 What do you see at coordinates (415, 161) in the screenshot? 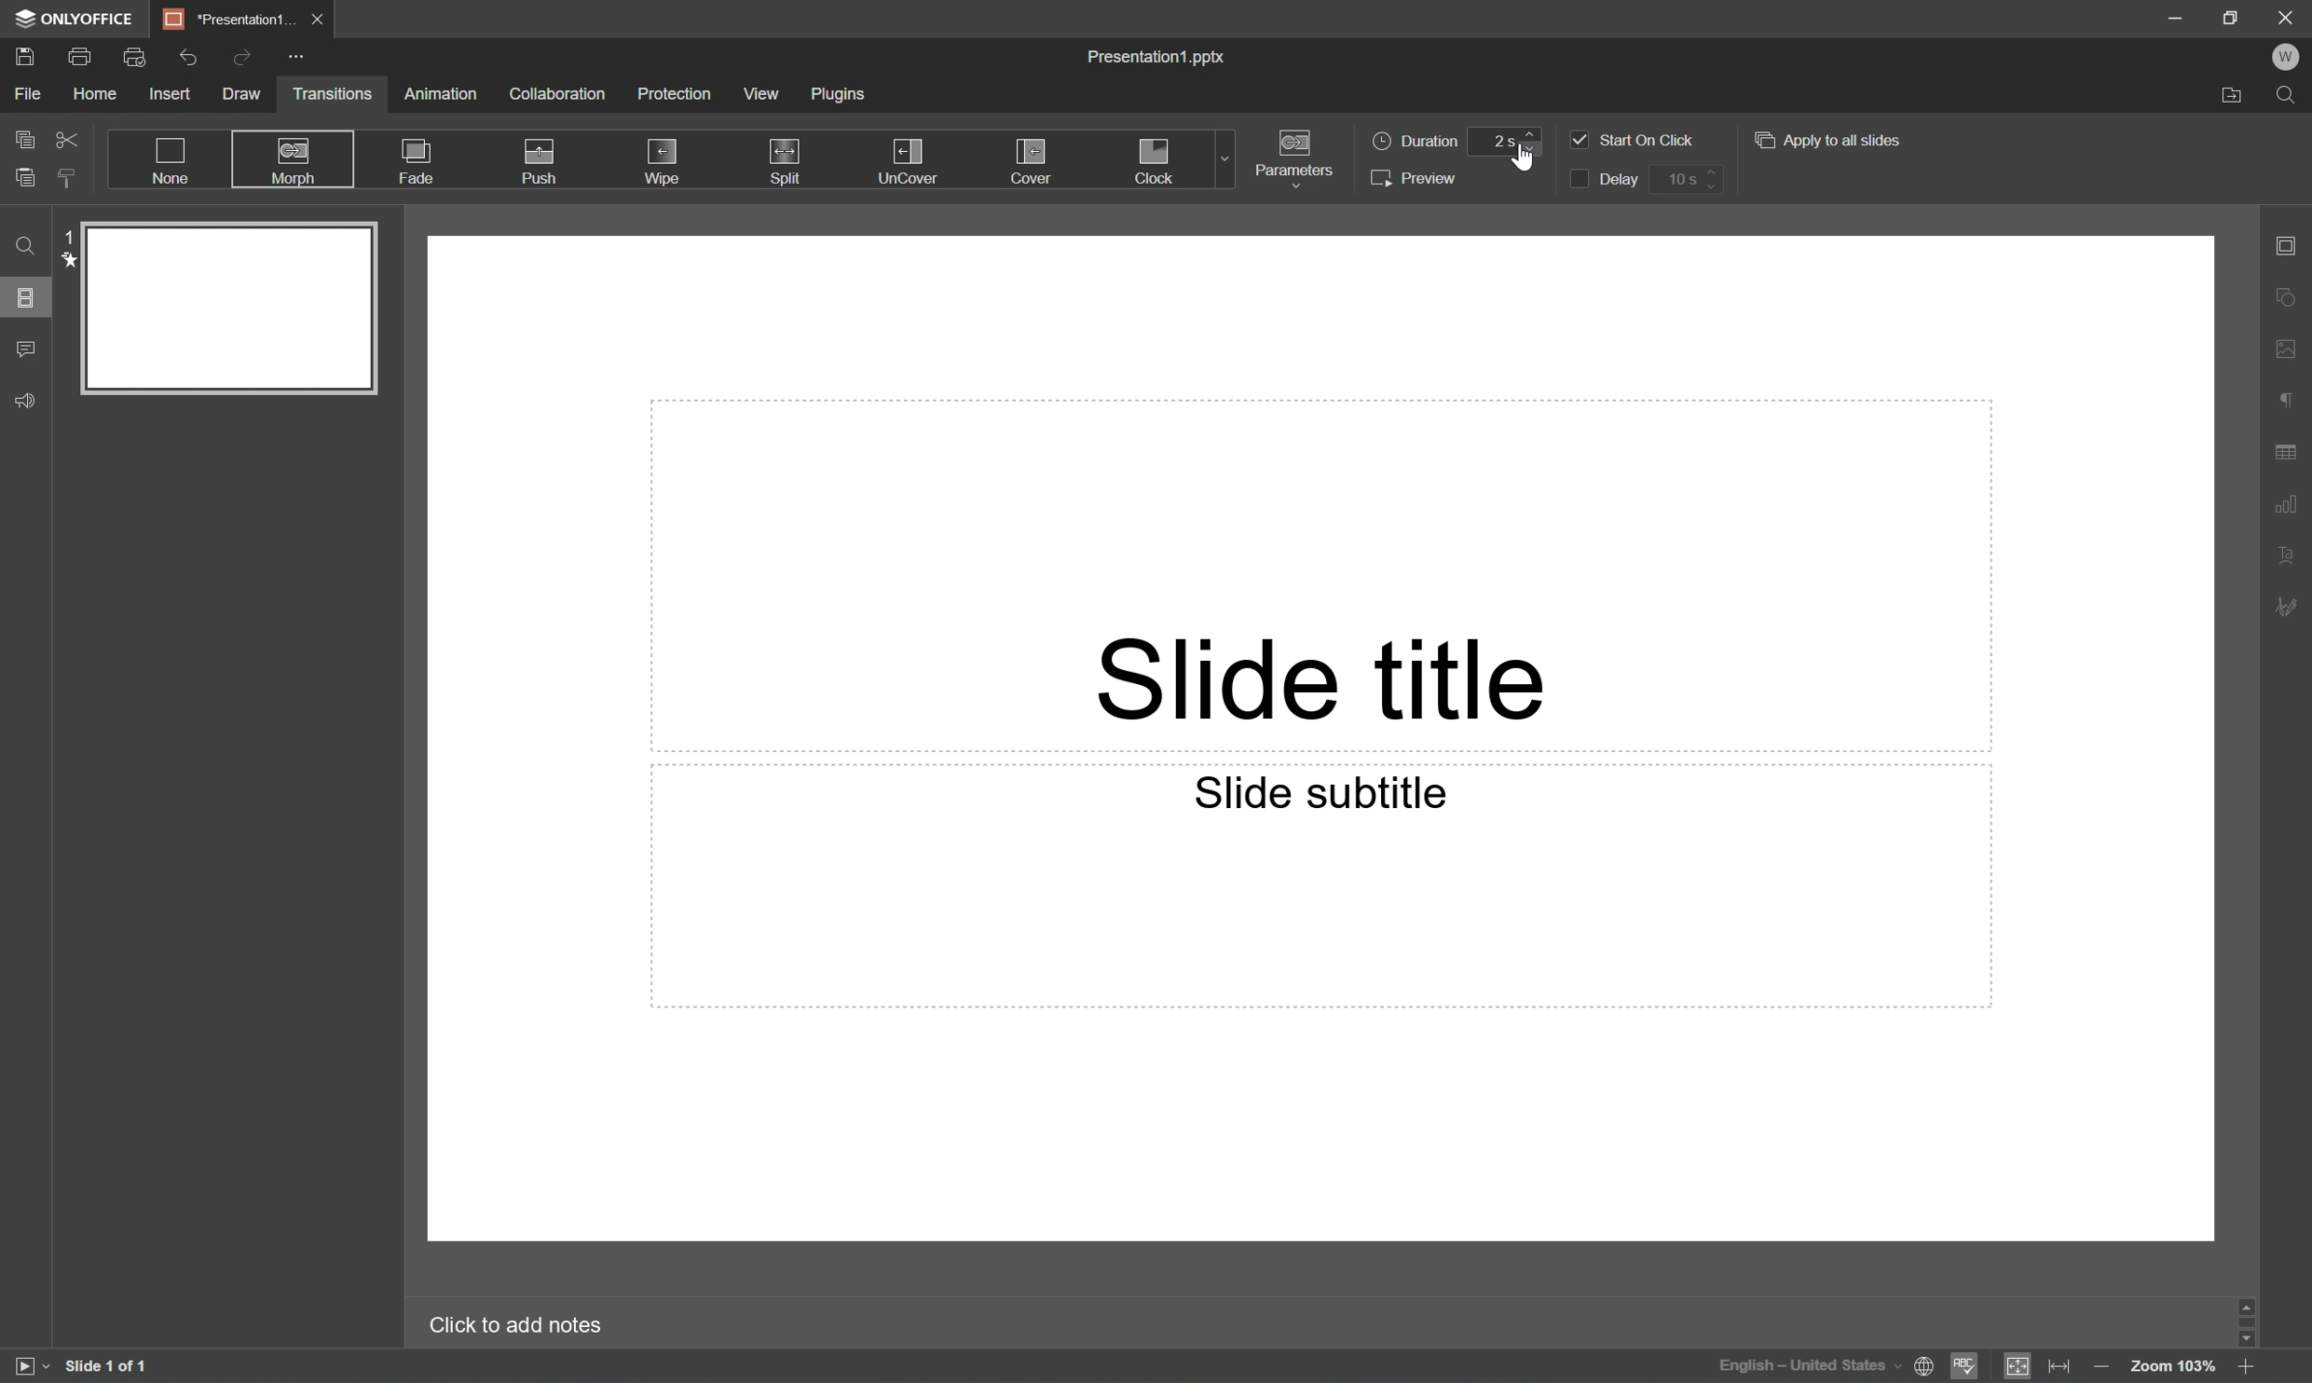
I see `Fade` at bounding box center [415, 161].